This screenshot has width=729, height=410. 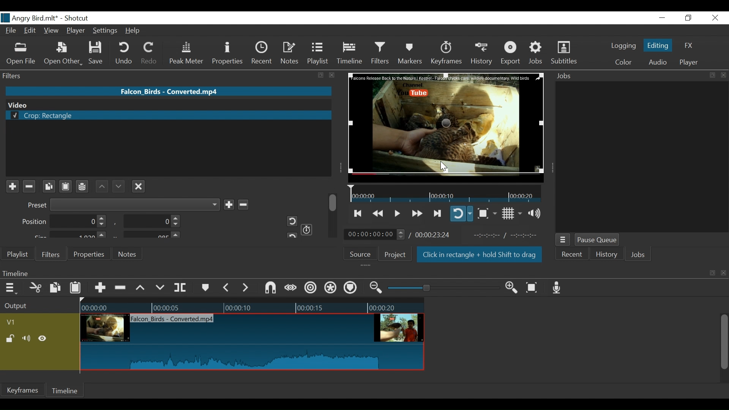 I want to click on History, so click(x=607, y=255).